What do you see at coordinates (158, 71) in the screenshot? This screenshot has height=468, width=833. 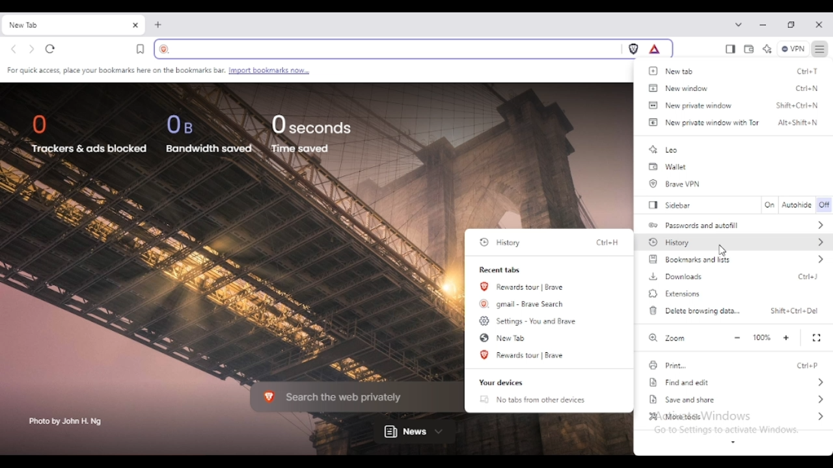 I see `bookmark settings` at bounding box center [158, 71].